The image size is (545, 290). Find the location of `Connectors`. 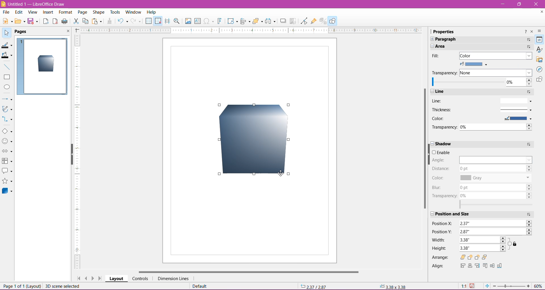

Connectors is located at coordinates (8, 119).